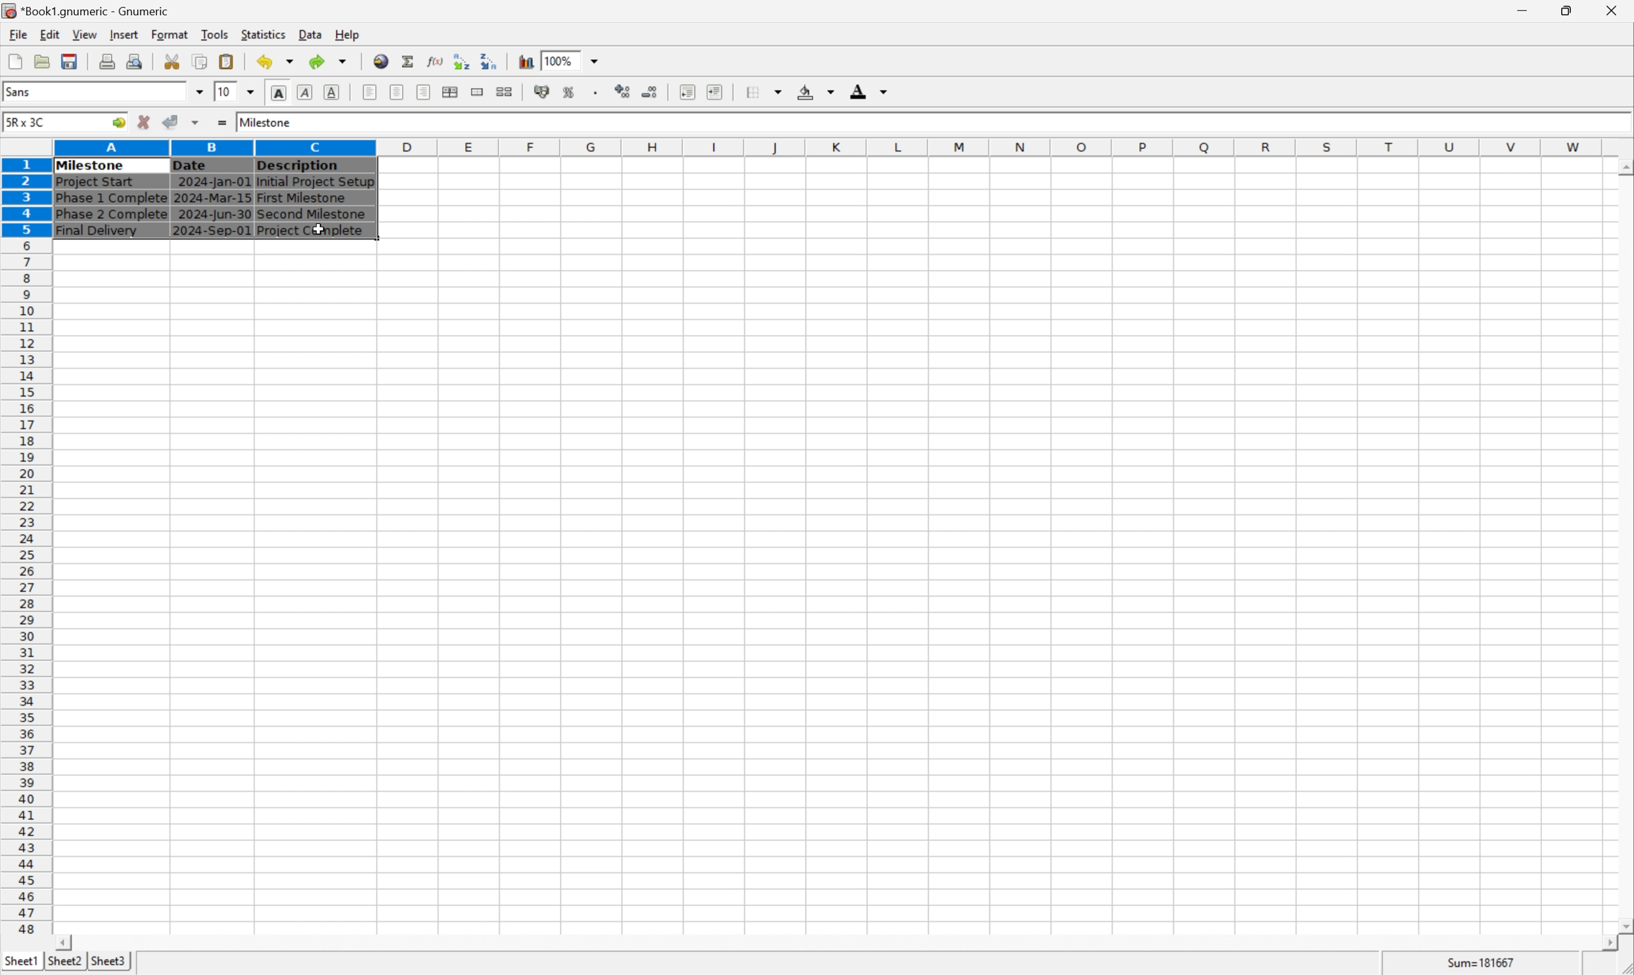  I want to click on insert, so click(124, 35).